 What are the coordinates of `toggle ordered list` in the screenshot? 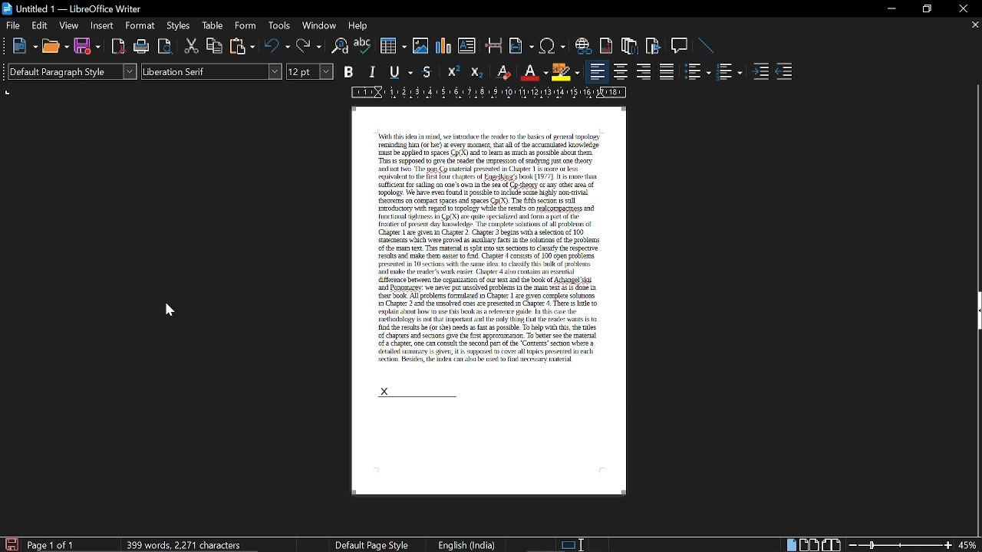 It's located at (731, 72).